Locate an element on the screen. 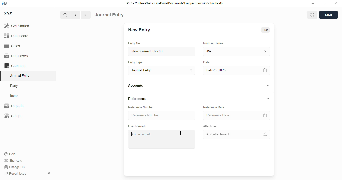 The image size is (342, 180). calendar icon is located at coordinates (265, 116).